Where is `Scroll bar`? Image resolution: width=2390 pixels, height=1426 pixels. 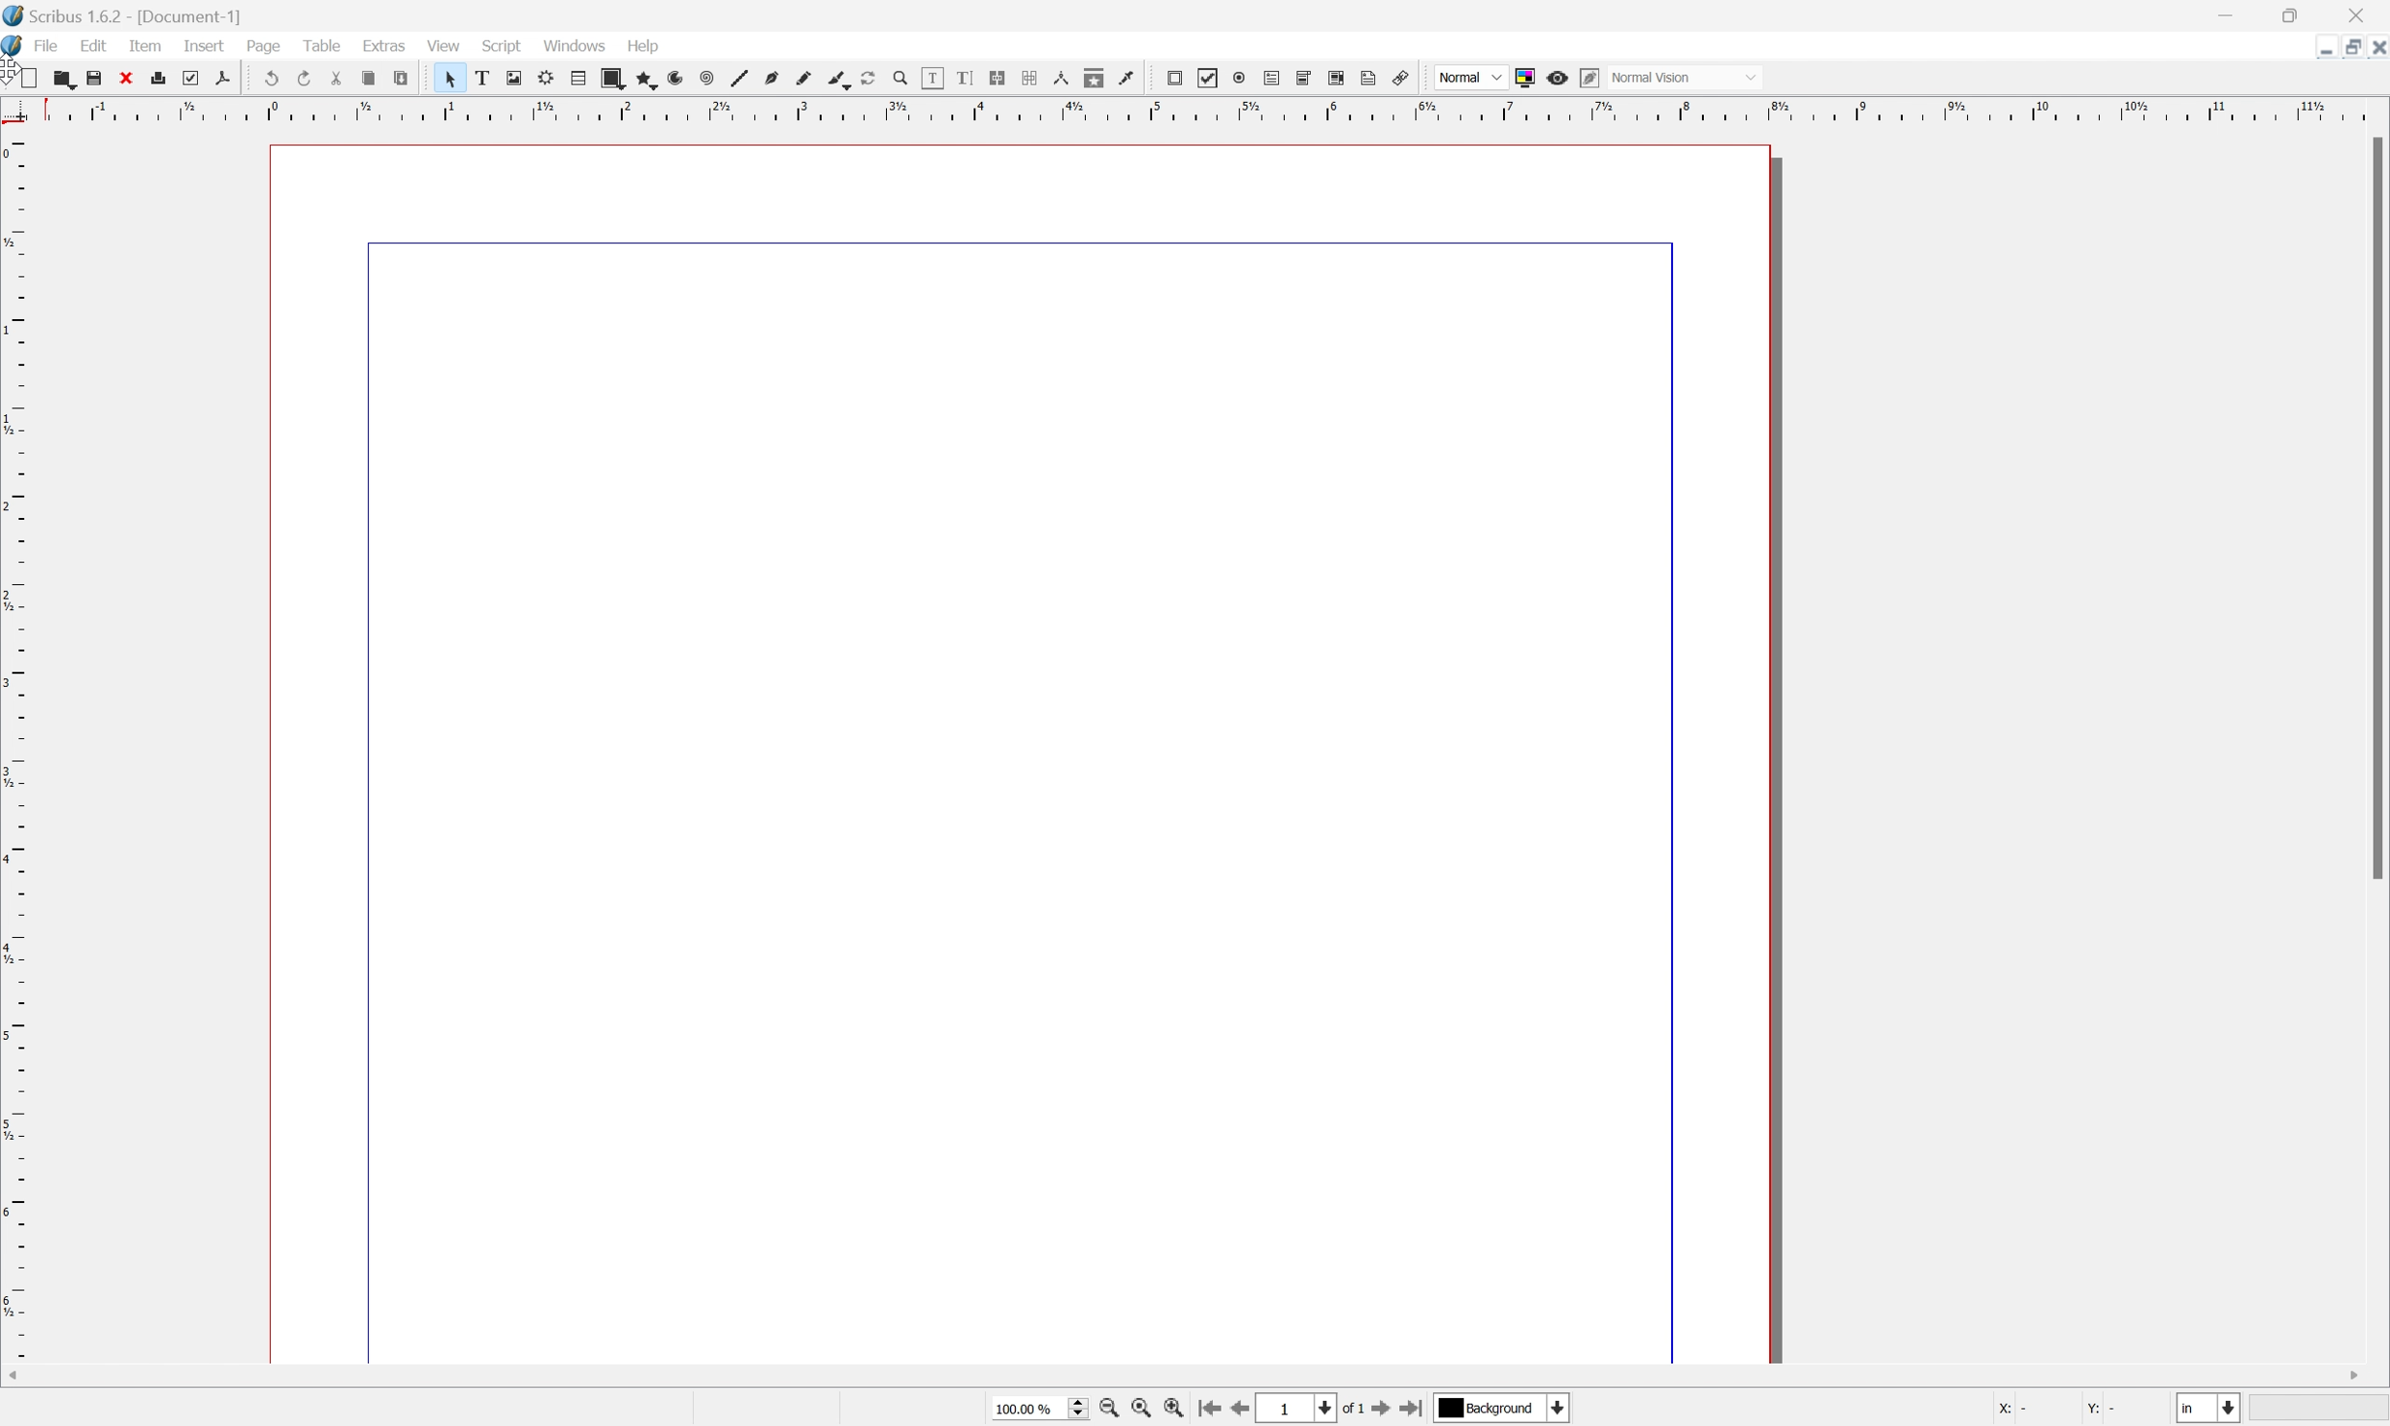 Scroll bar is located at coordinates (2375, 506).